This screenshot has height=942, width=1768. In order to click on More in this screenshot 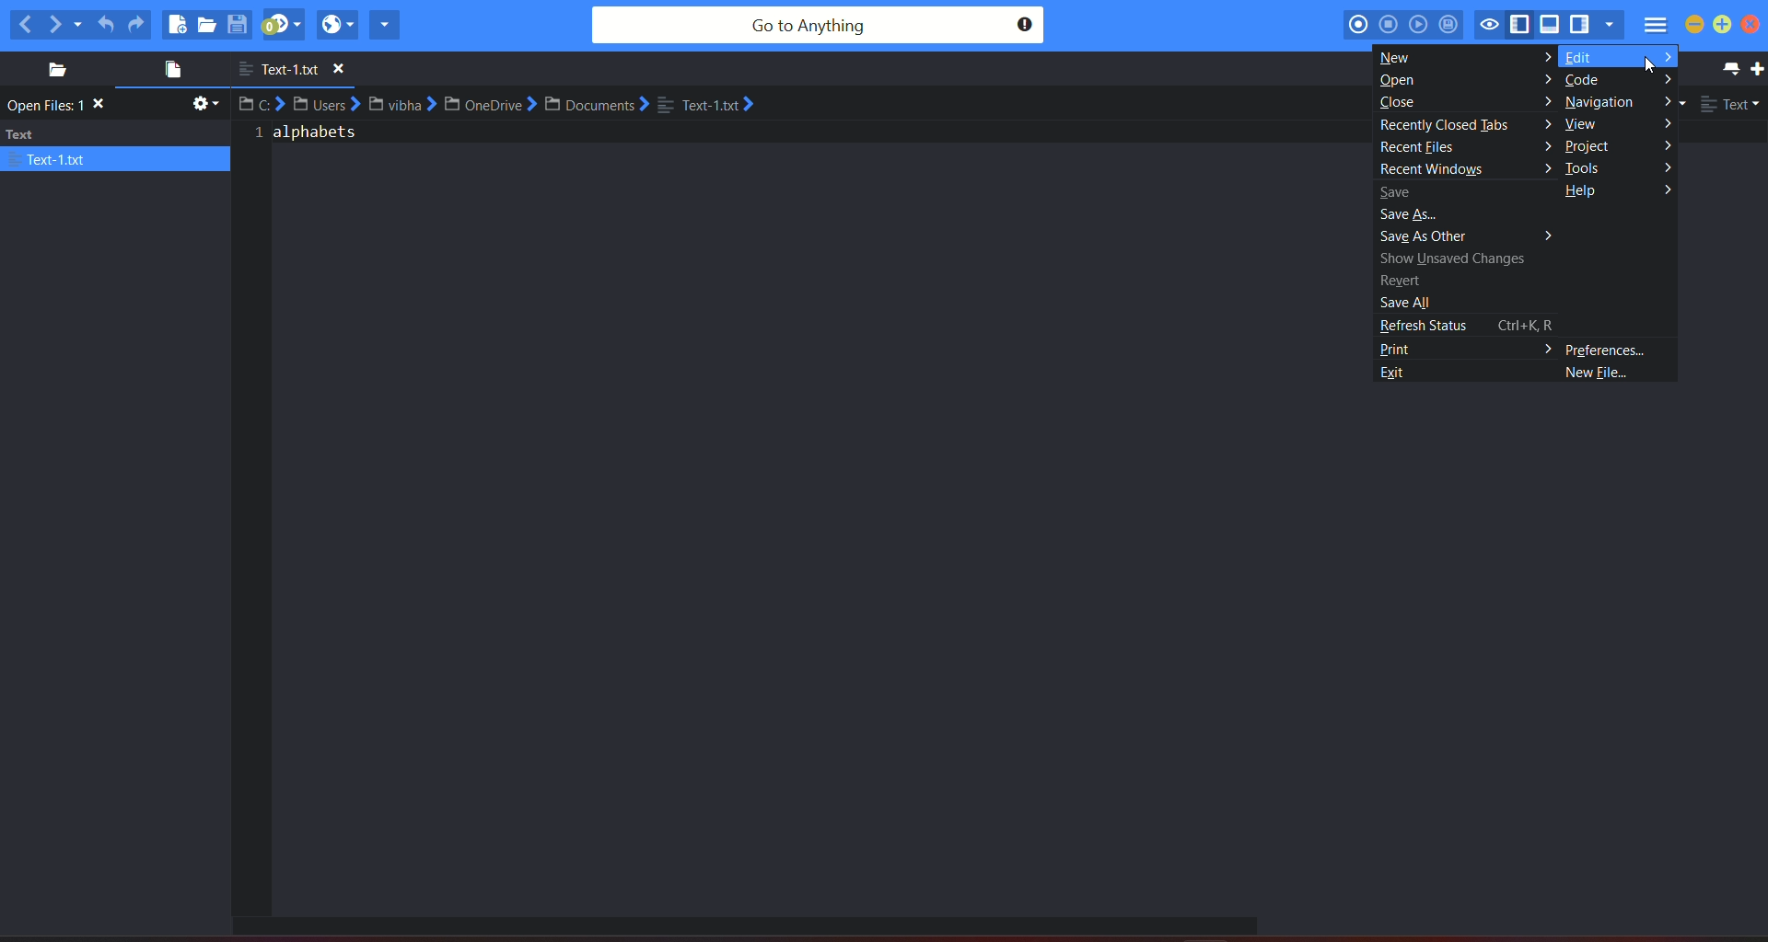, I will do `click(1543, 122)`.